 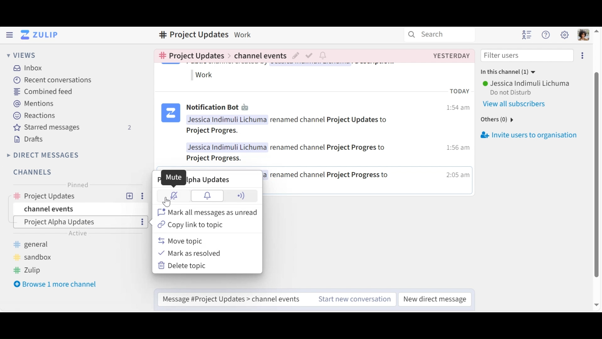 What do you see at coordinates (190, 55) in the screenshot?
I see `Go to channel` at bounding box center [190, 55].